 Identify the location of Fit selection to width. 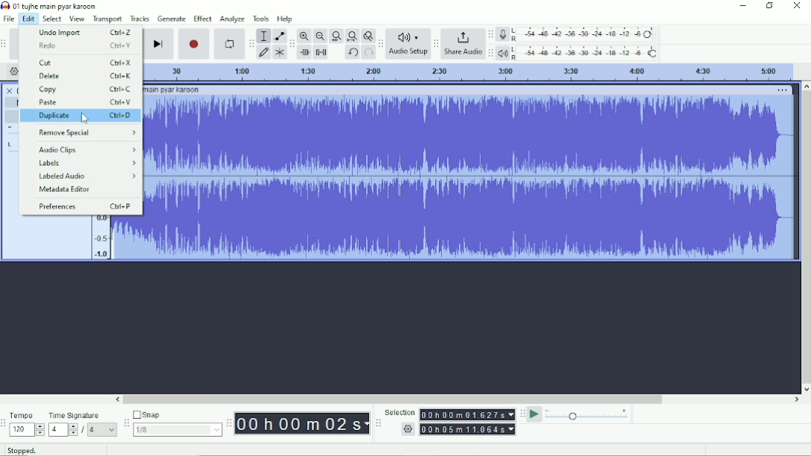
(336, 36).